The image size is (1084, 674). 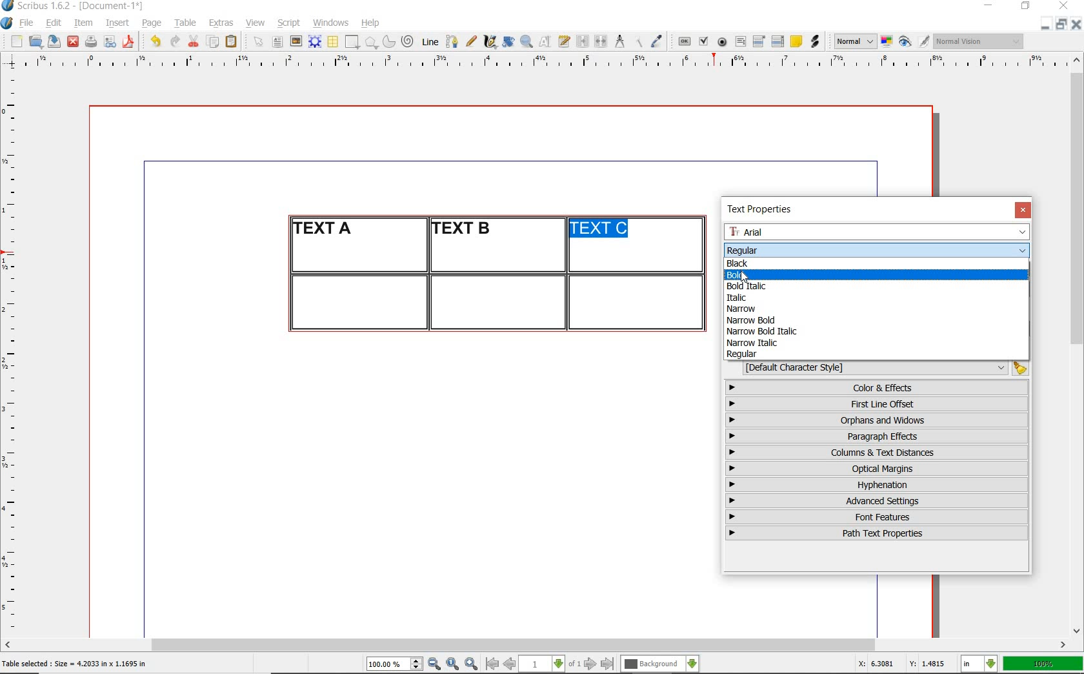 What do you see at coordinates (740, 43) in the screenshot?
I see `pdf text field` at bounding box center [740, 43].